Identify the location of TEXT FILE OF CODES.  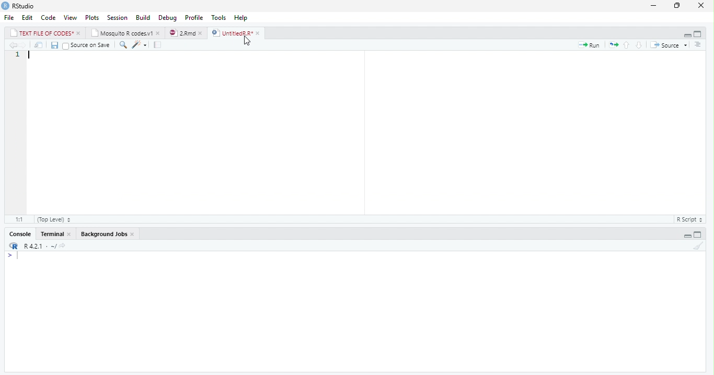
(43, 34).